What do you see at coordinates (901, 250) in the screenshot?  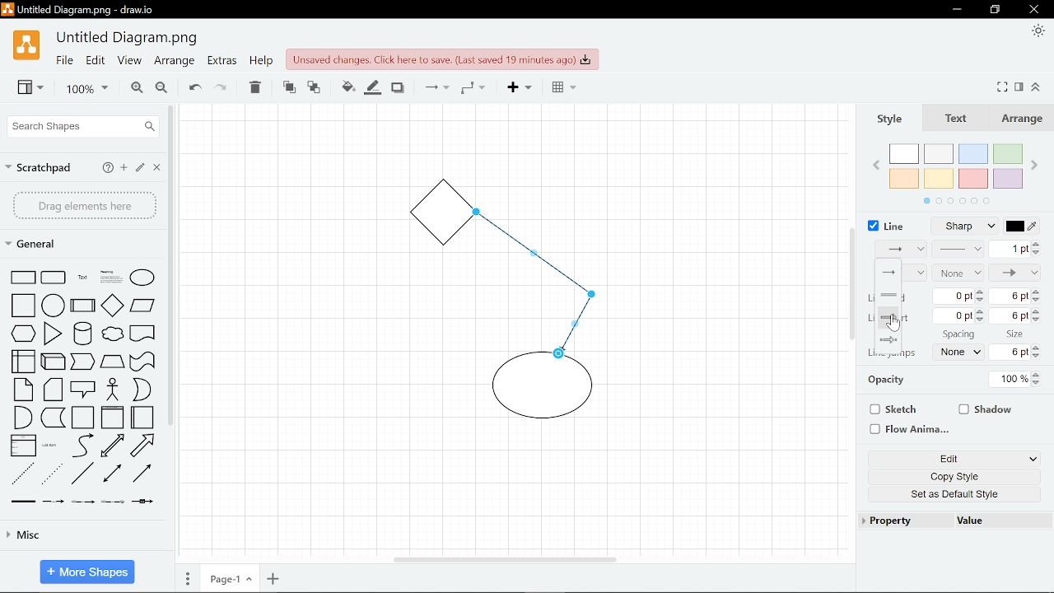 I see `pattern` at bounding box center [901, 250].